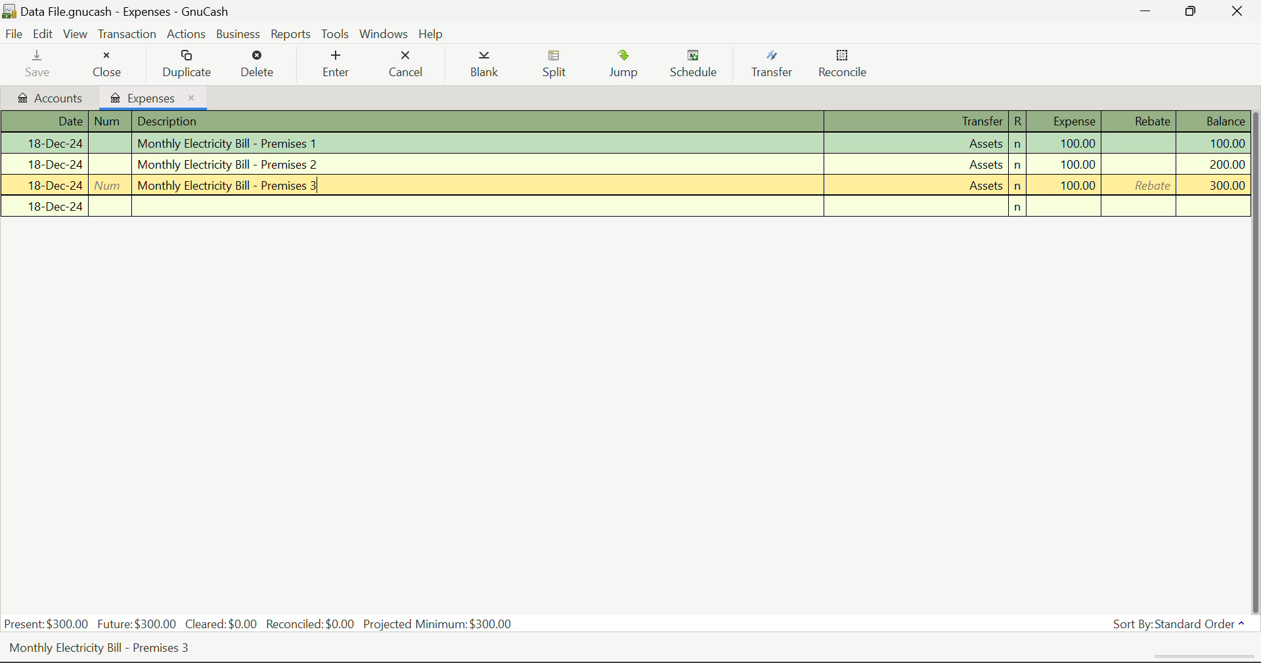  Describe the element at coordinates (174, 188) in the screenshot. I see `Cursor Position` at that location.